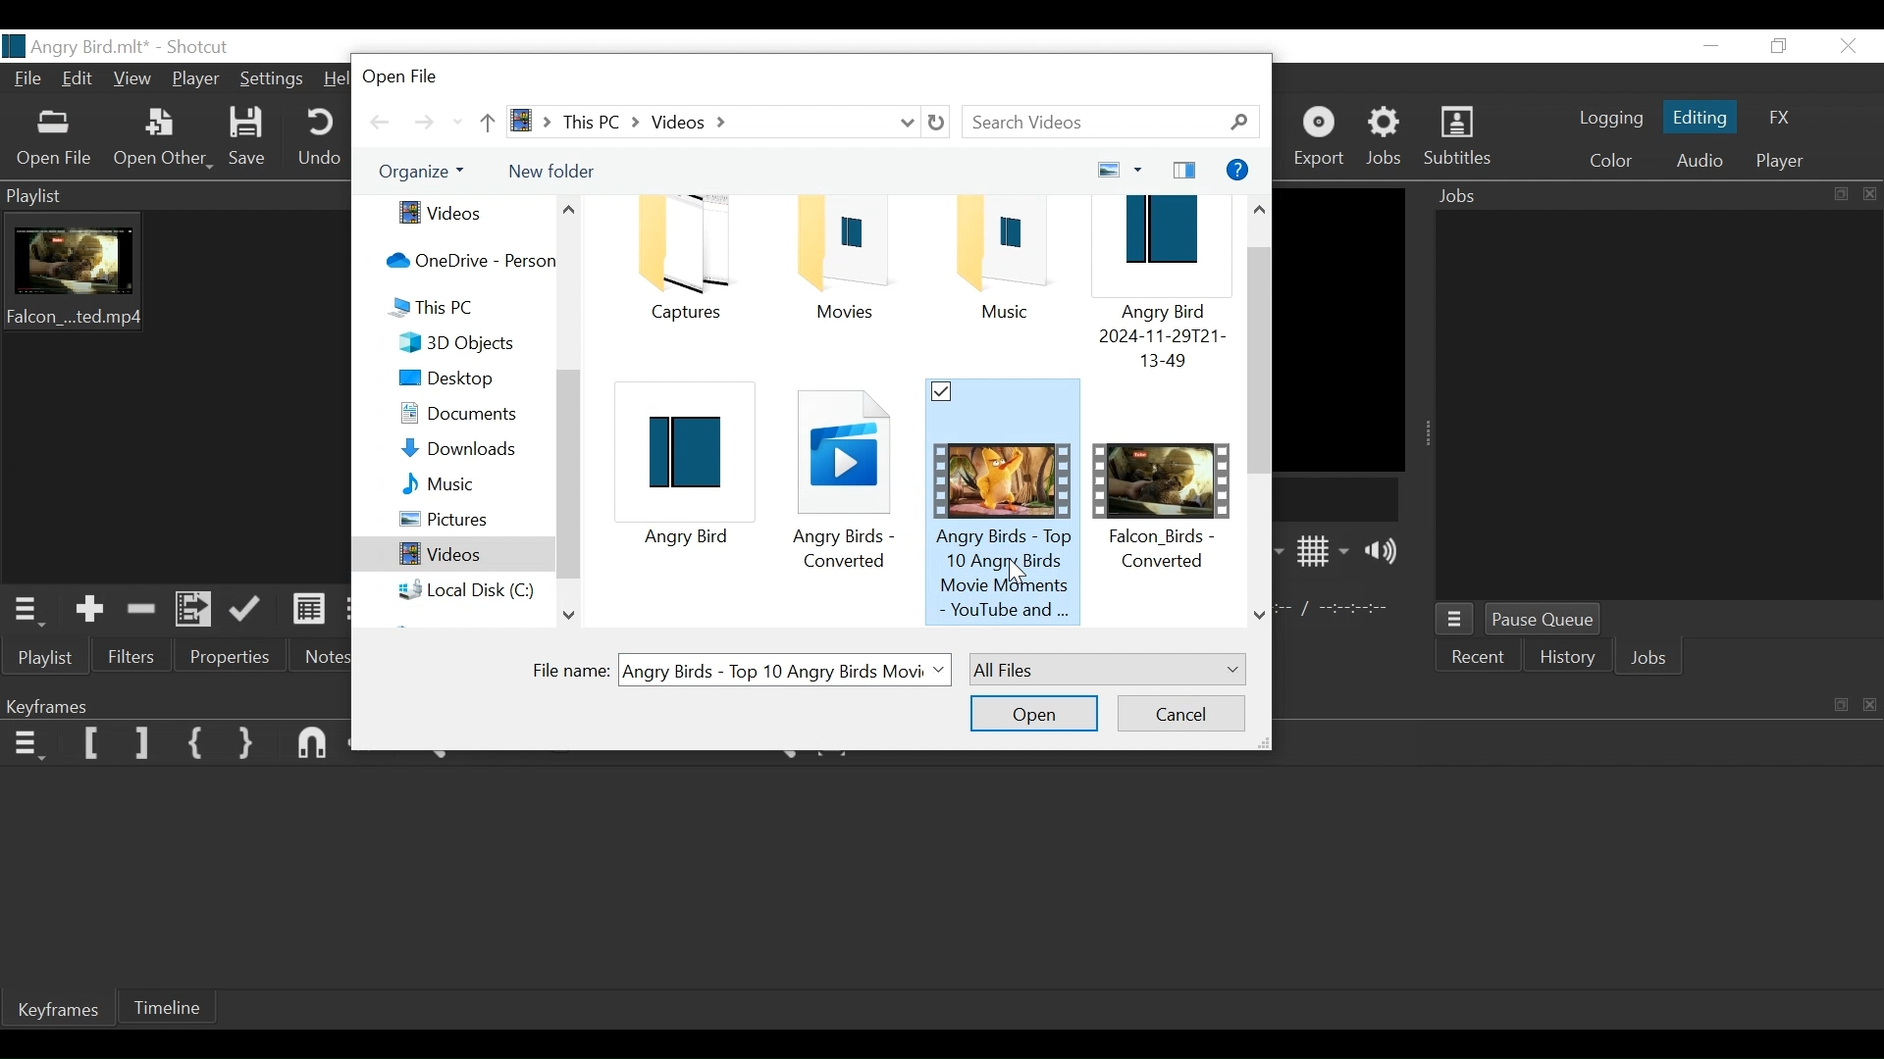 This screenshot has width=1884, height=1059. I want to click on Close, so click(1848, 47).